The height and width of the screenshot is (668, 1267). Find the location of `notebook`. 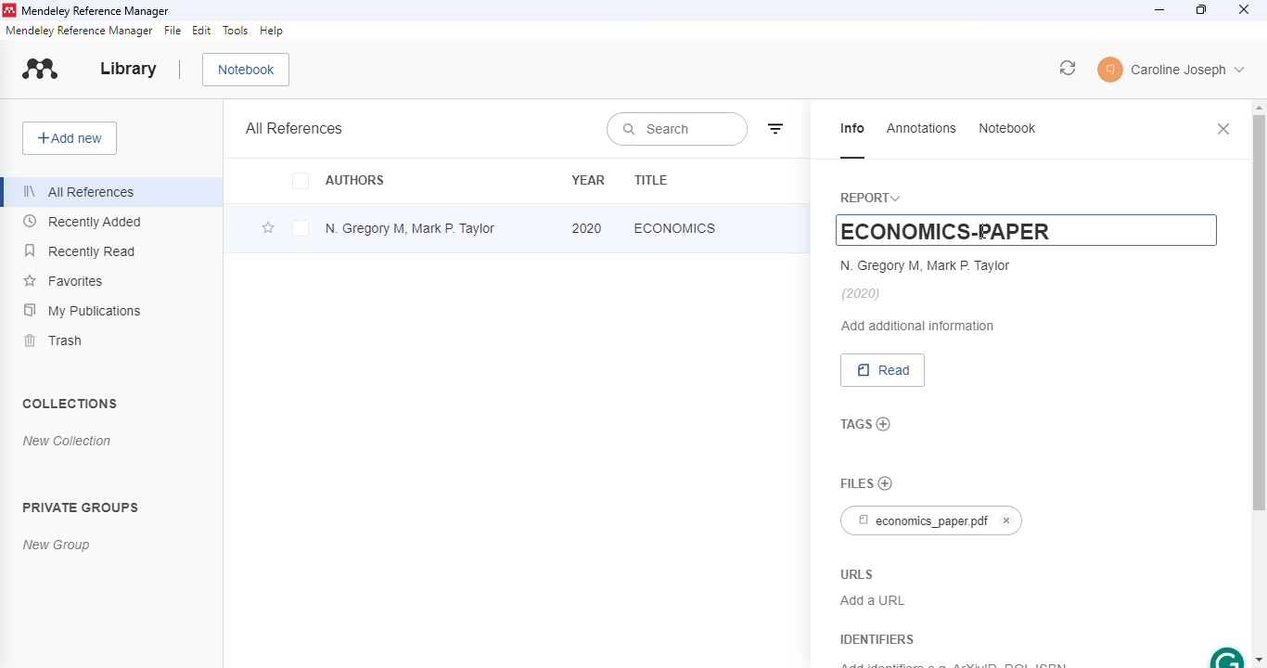

notebook is located at coordinates (246, 70).